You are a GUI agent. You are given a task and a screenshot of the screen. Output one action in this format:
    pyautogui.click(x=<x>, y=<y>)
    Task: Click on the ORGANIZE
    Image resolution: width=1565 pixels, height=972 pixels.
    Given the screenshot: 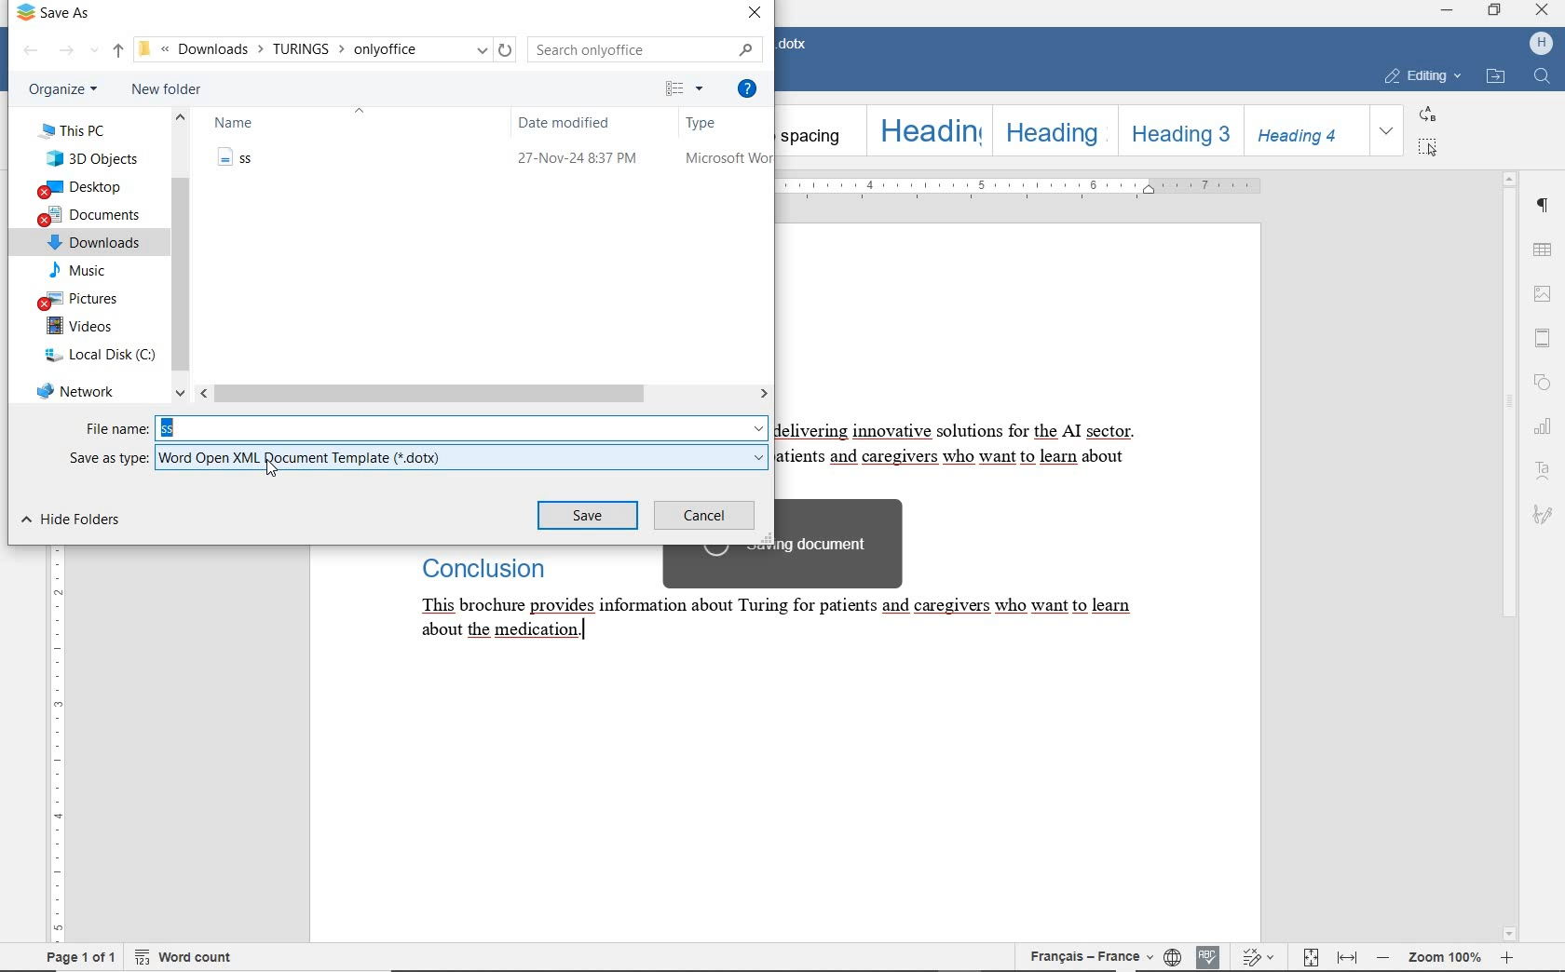 What is the action you would take?
    pyautogui.click(x=62, y=91)
    